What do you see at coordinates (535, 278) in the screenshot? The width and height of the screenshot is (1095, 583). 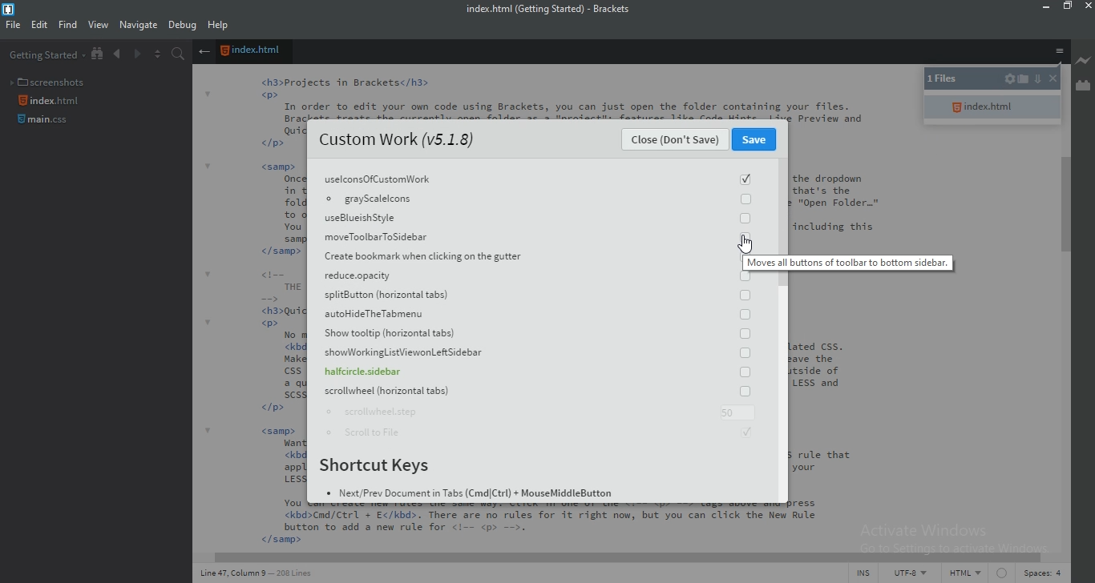 I see `reduce.apacity ` at bounding box center [535, 278].